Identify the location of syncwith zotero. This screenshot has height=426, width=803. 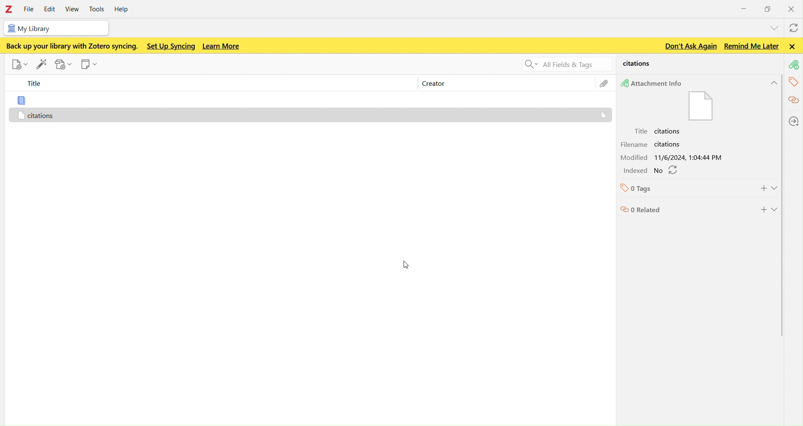
(795, 27).